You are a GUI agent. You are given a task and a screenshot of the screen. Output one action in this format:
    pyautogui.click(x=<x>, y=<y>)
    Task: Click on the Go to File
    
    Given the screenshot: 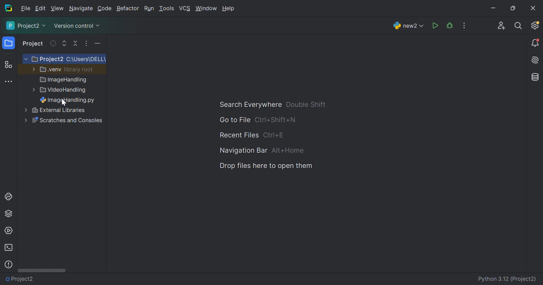 What is the action you would take?
    pyautogui.click(x=234, y=120)
    